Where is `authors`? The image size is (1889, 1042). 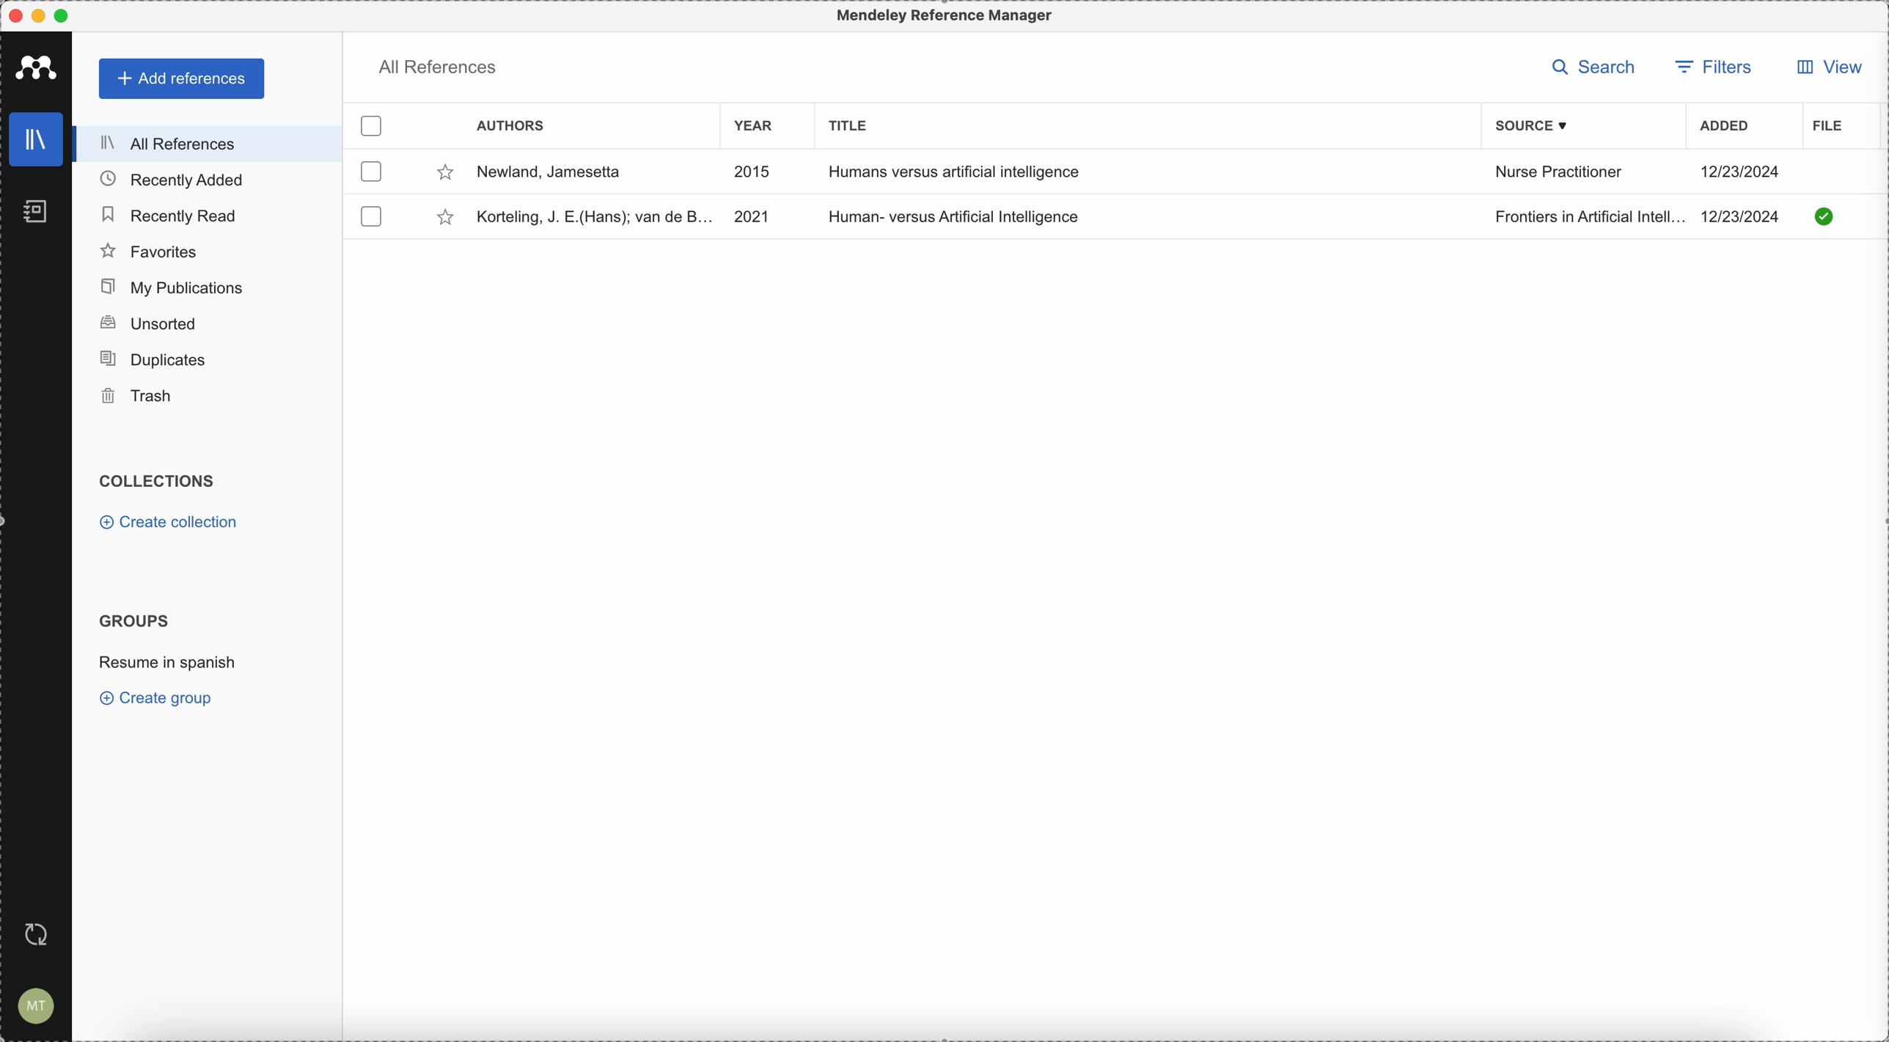
authors is located at coordinates (509, 126).